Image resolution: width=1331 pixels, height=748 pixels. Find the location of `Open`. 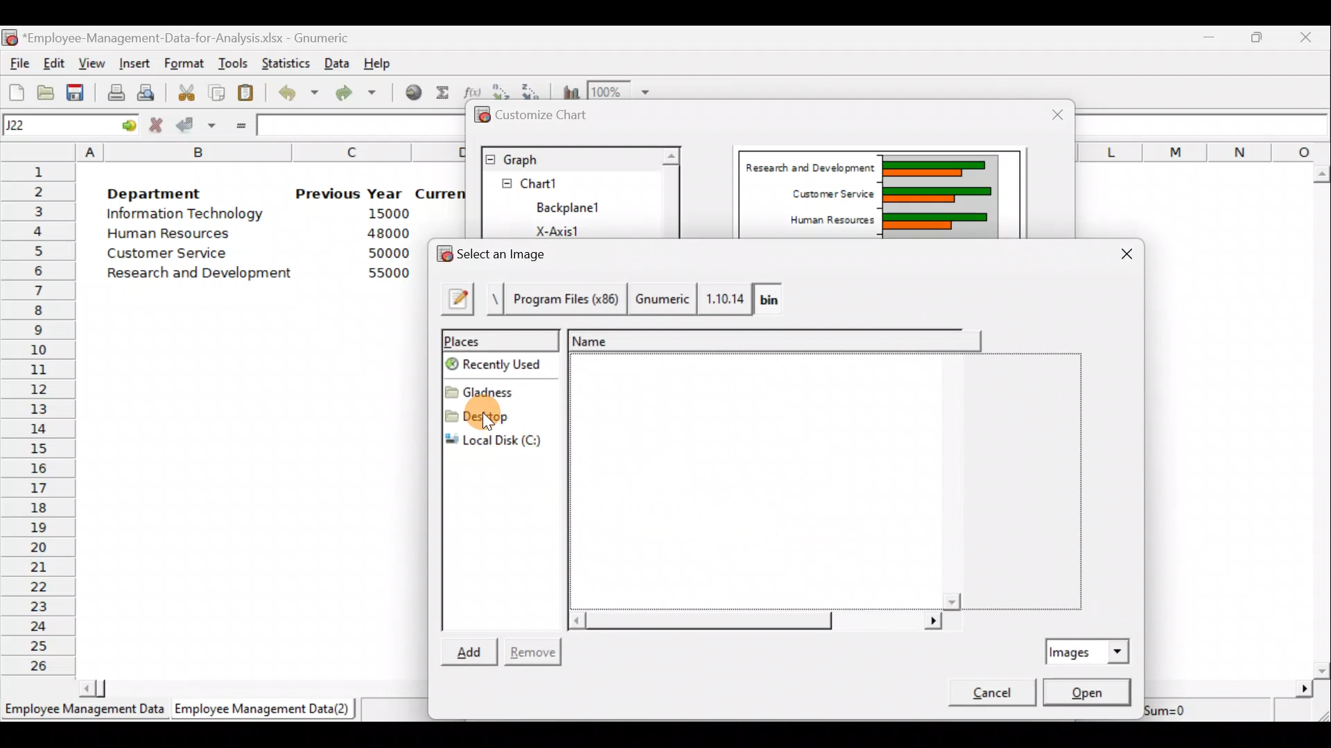

Open is located at coordinates (1087, 692).